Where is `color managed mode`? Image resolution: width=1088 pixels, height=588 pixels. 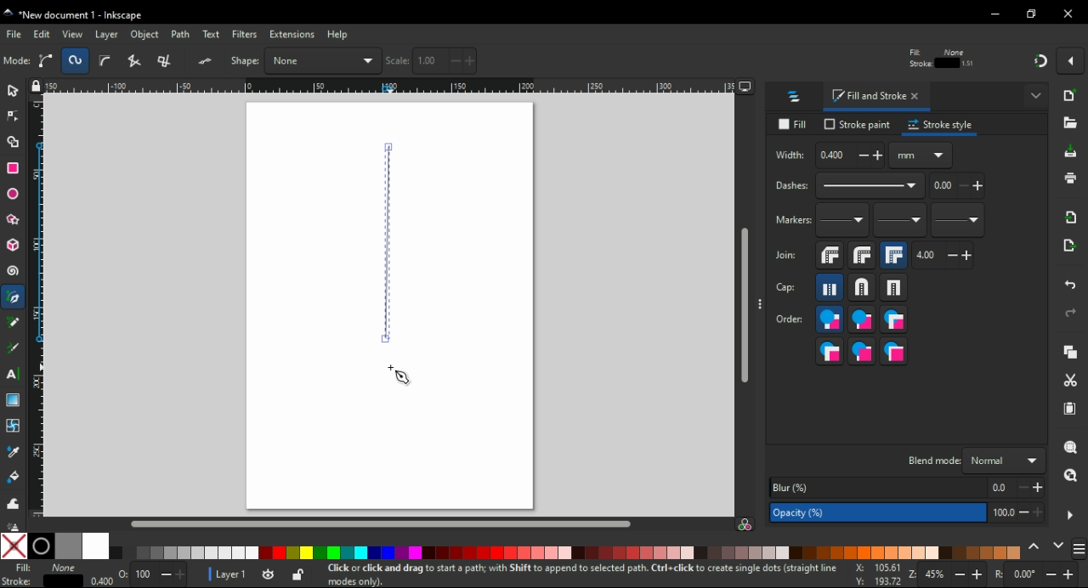 color managed mode is located at coordinates (745, 526).